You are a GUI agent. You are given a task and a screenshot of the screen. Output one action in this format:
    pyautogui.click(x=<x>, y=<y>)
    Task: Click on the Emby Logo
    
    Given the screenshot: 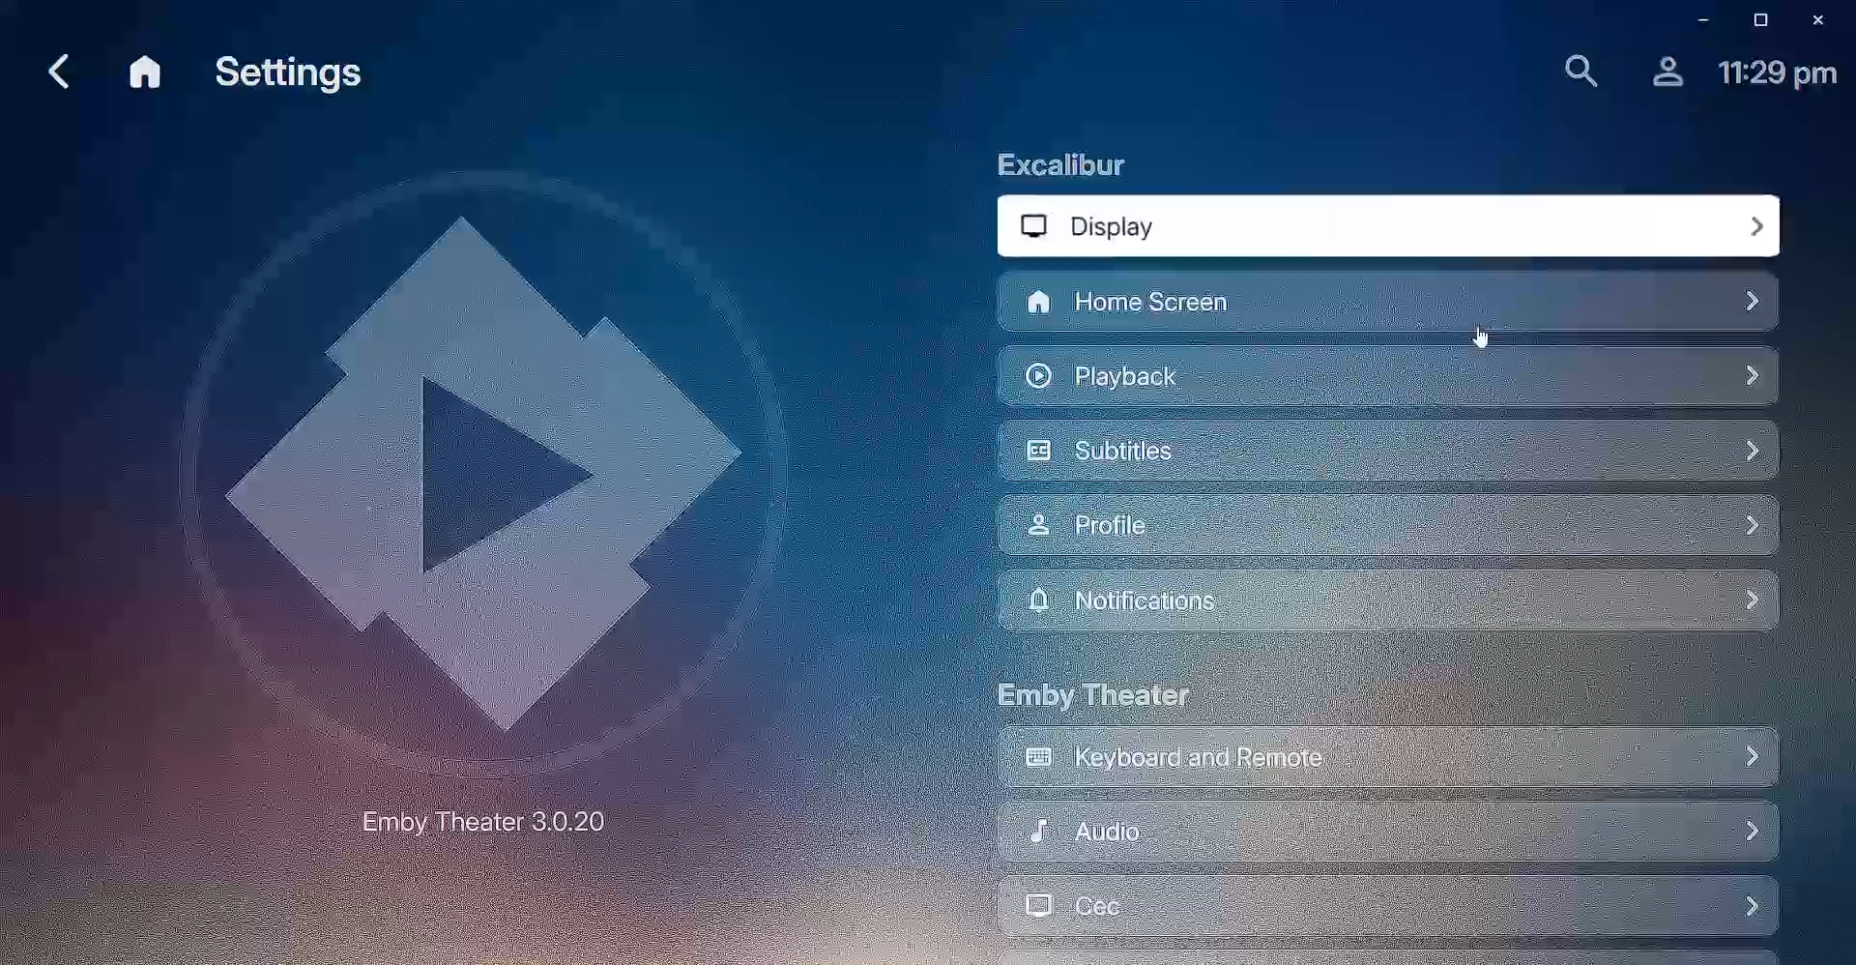 What is the action you would take?
    pyautogui.click(x=474, y=463)
    